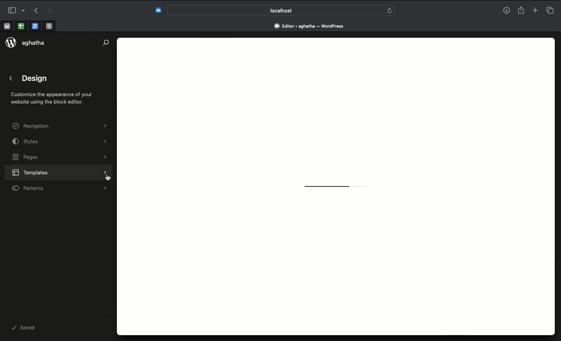 This screenshot has width=561, height=341. Describe the element at coordinates (505, 11) in the screenshot. I see `Download` at that location.